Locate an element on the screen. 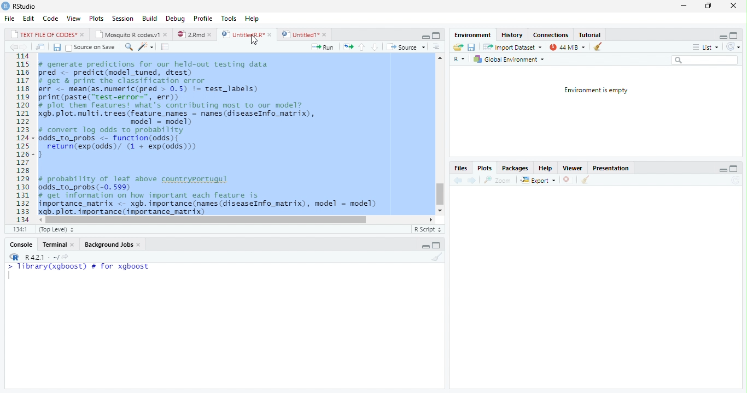 This screenshot has height=393, width=747. Maximize is located at coordinates (733, 168).